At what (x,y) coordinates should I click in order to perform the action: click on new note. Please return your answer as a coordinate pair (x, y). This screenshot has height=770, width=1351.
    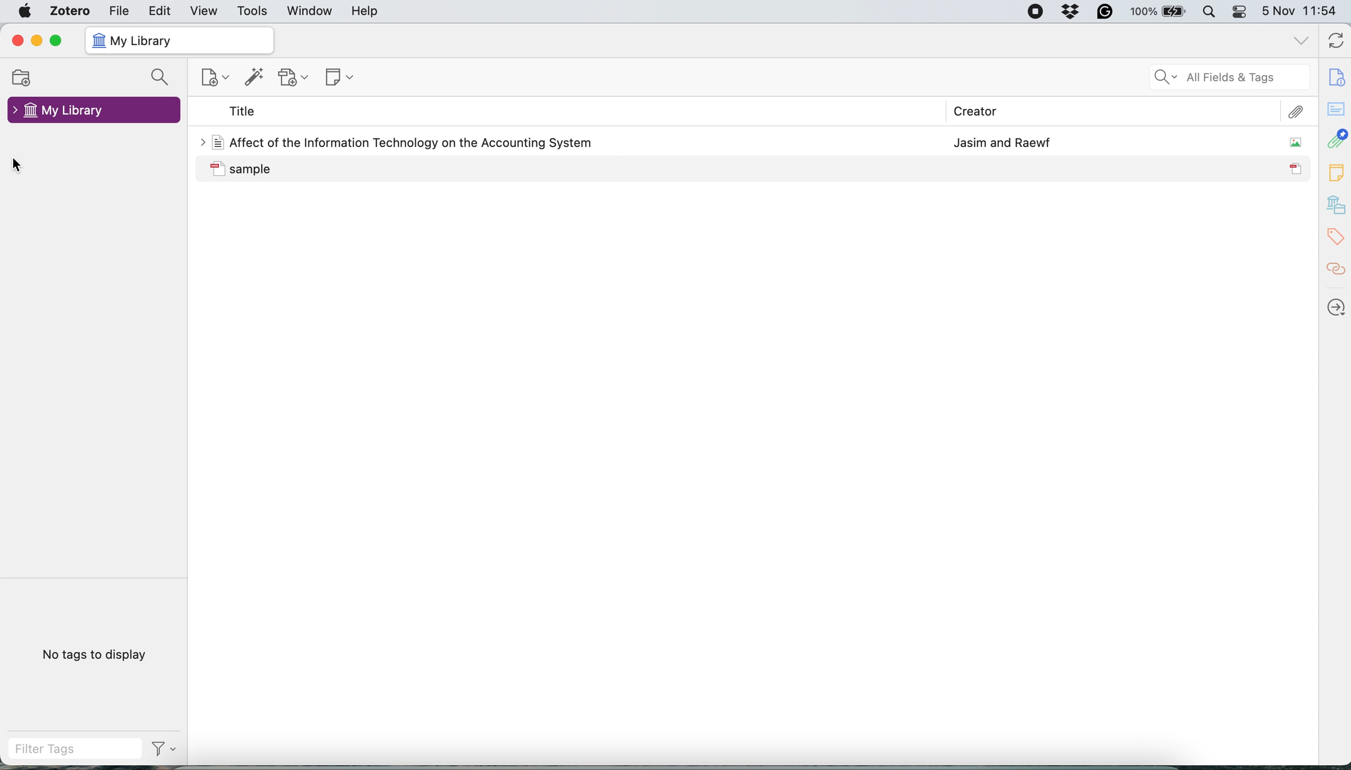
    Looking at the image, I should click on (341, 76).